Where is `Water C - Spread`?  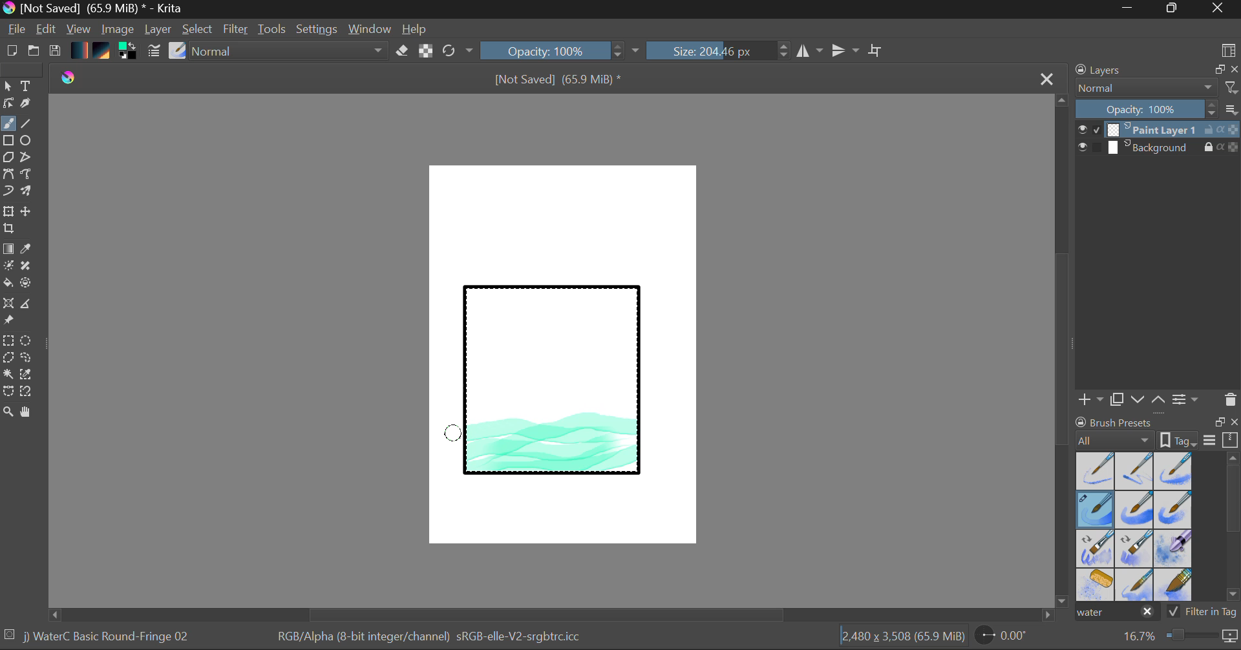 Water C - Spread is located at coordinates (1136, 585).